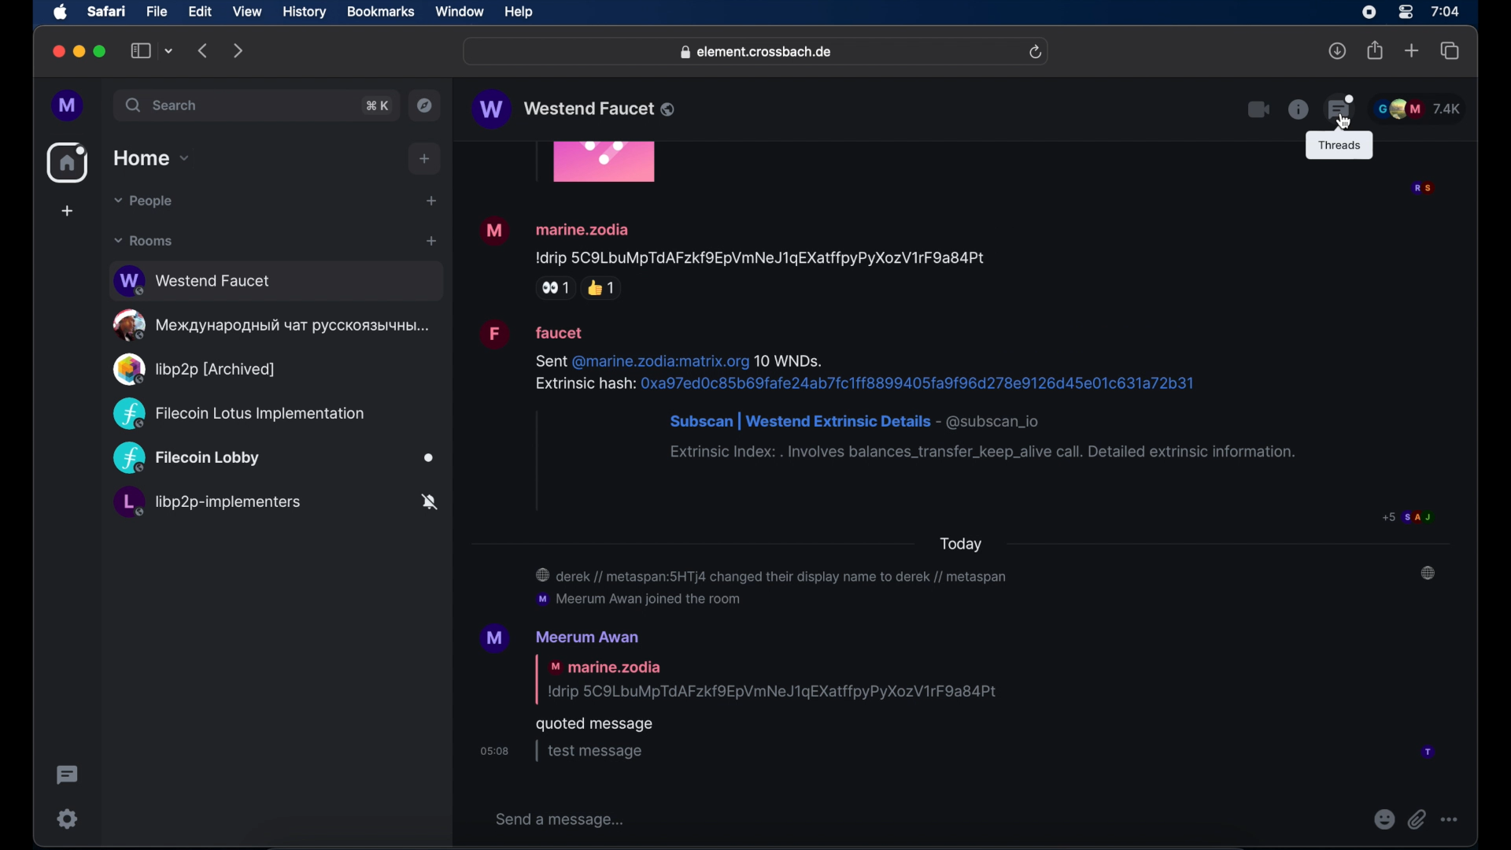  Describe the element at coordinates (1454, 50) in the screenshot. I see `show tab overview` at that location.